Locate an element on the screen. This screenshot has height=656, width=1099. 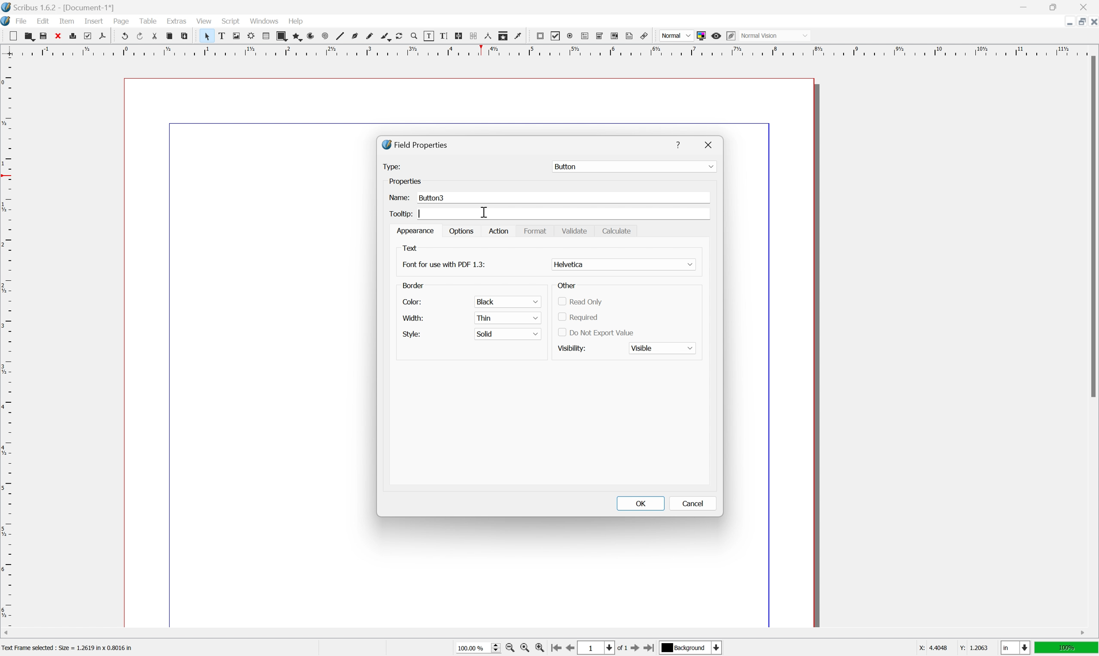
cursor is located at coordinates (484, 211).